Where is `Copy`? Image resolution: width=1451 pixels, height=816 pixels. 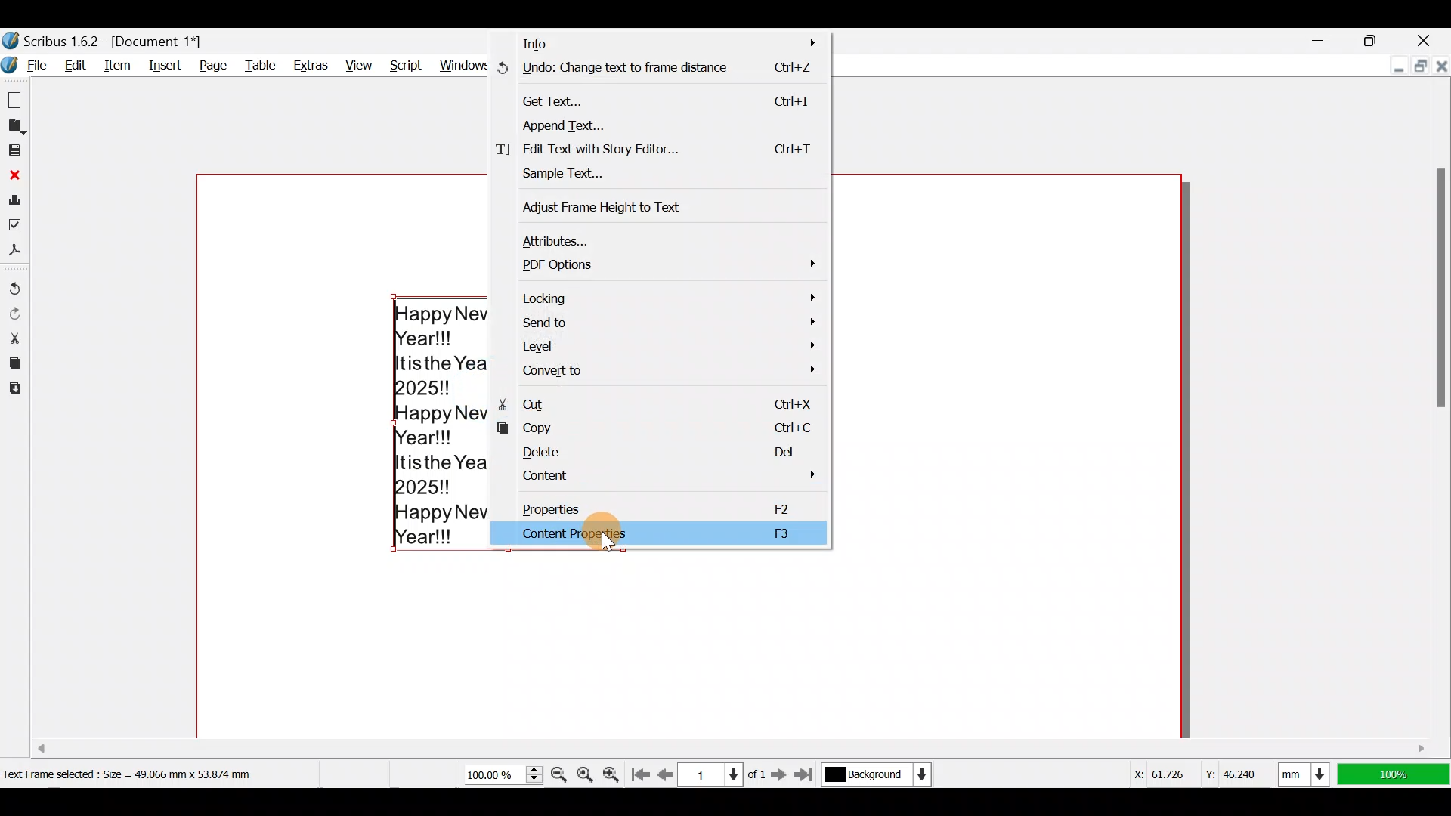 Copy is located at coordinates (666, 427).